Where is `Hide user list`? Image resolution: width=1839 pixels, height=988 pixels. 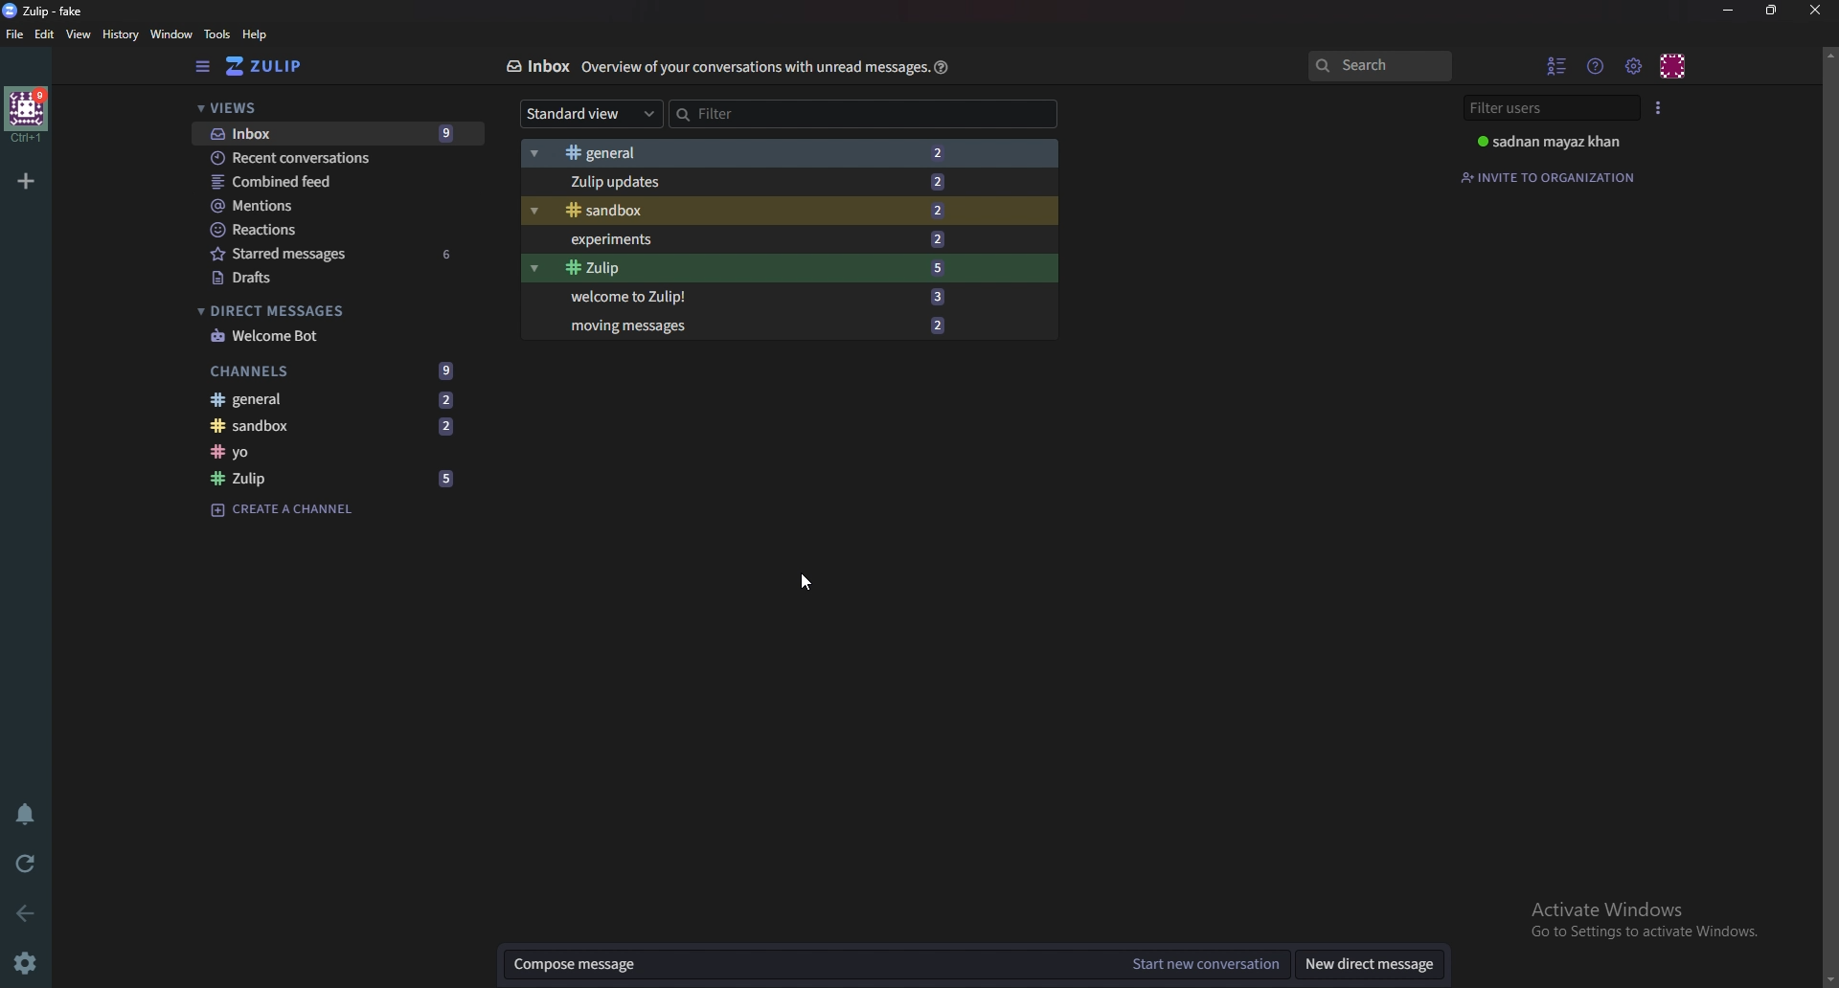
Hide user list is located at coordinates (1555, 65).